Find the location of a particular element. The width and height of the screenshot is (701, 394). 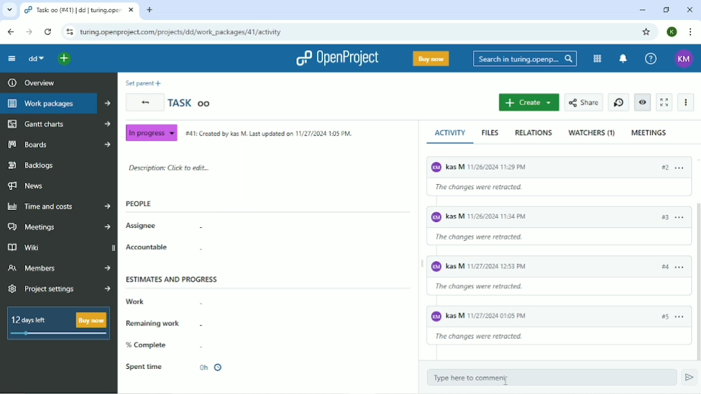

Meetings is located at coordinates (650, 132).